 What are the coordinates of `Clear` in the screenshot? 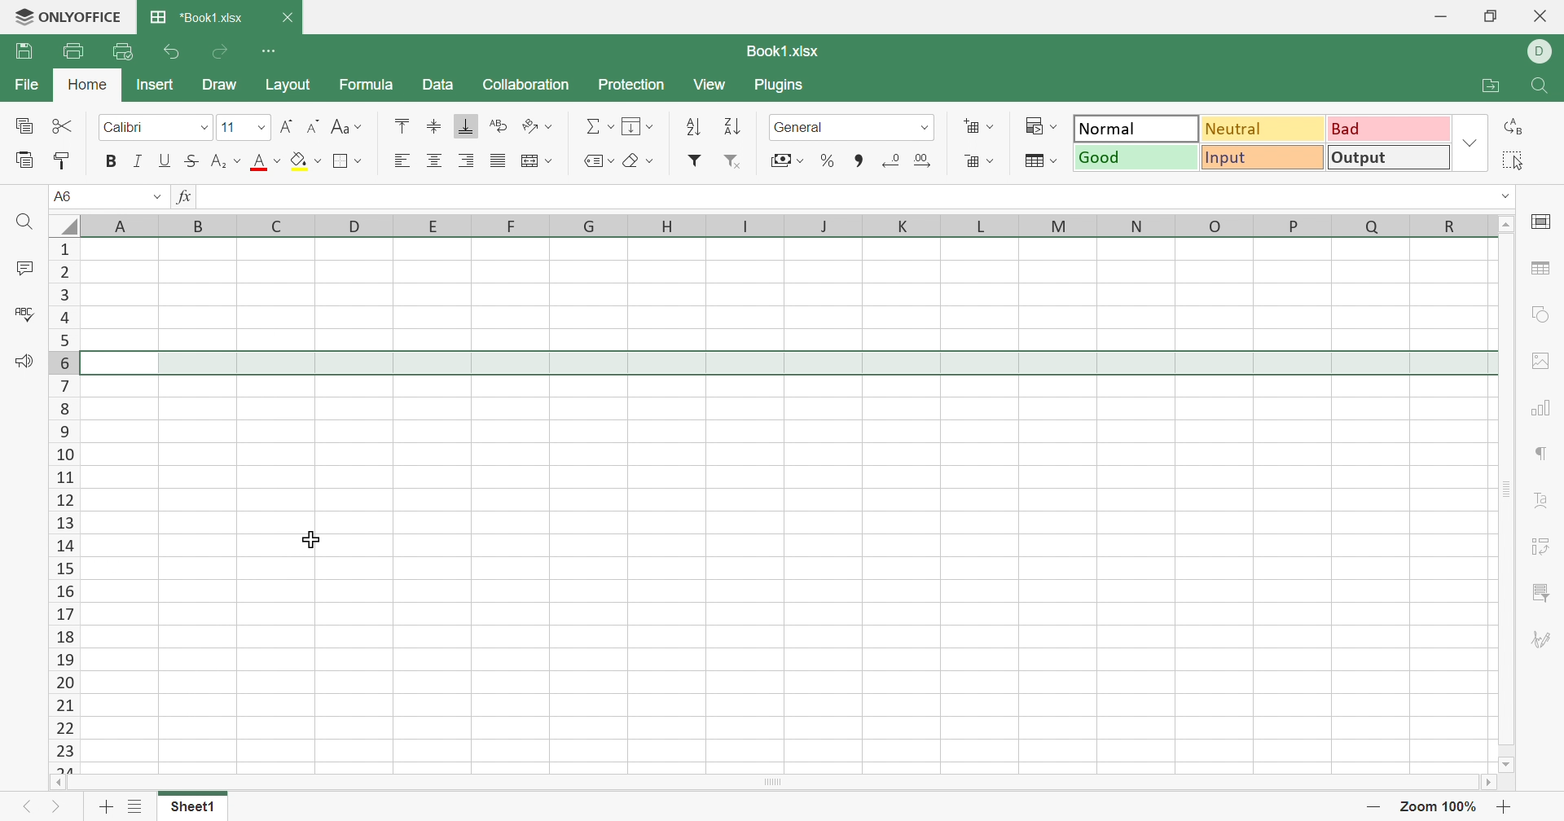 It's located at (641, 161).